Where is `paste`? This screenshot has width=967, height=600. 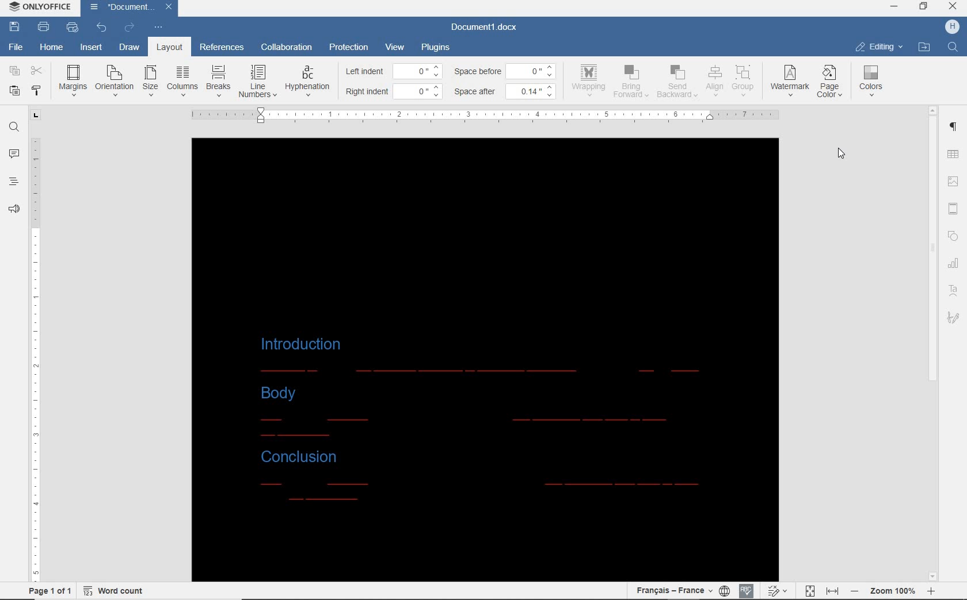
paste is located at coordinates (13, 91).